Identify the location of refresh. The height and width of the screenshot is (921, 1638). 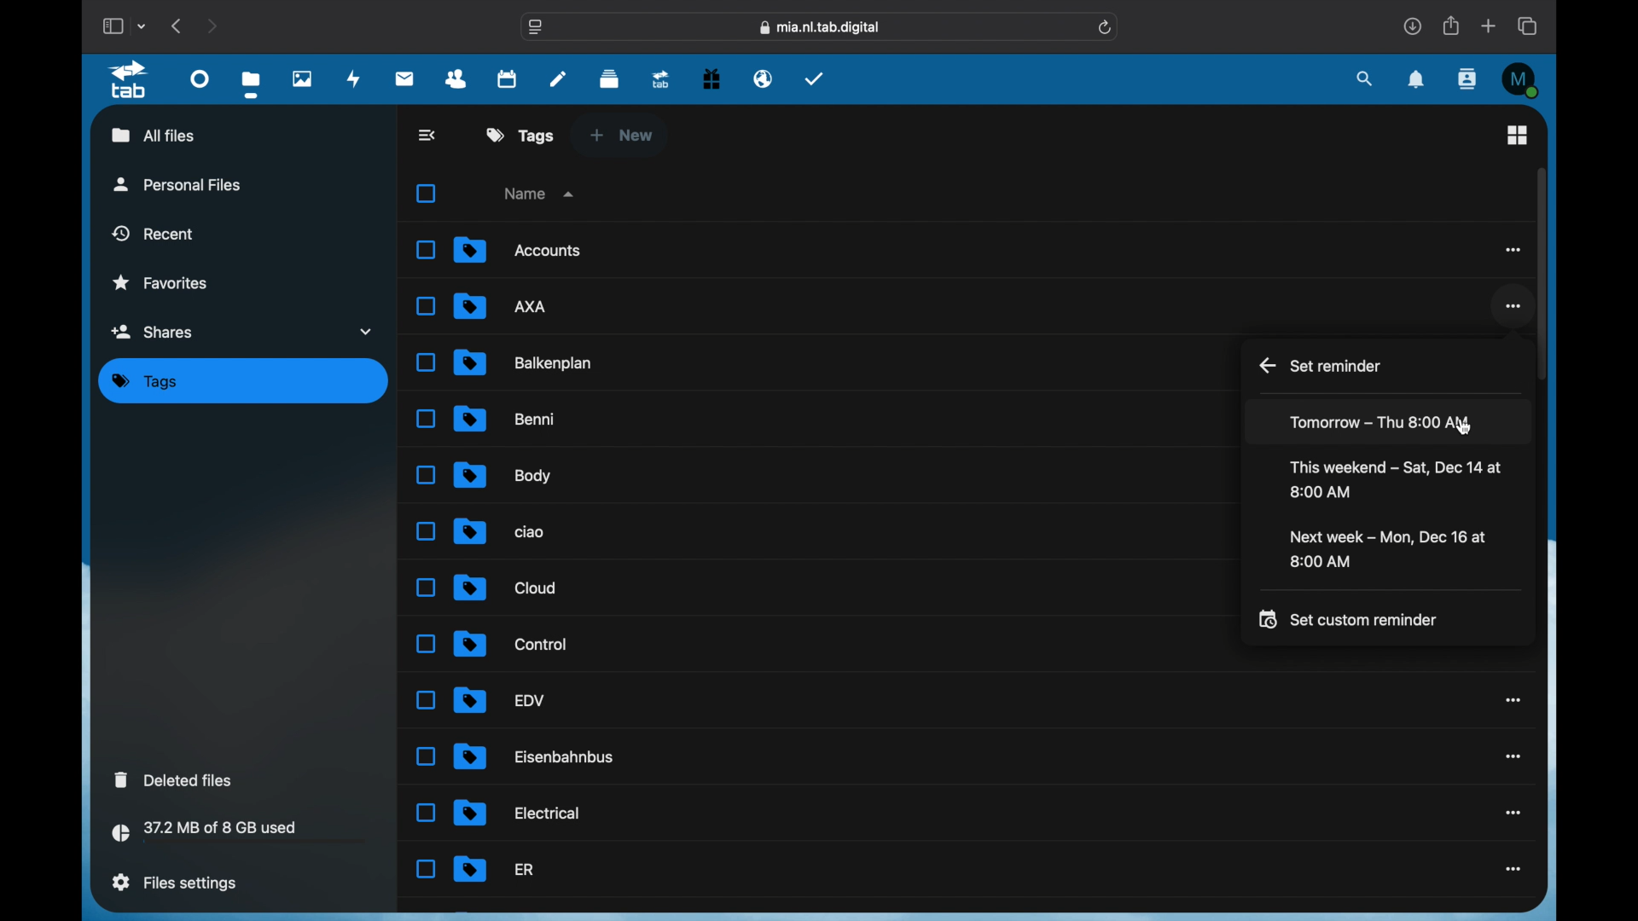
(1106, 27).